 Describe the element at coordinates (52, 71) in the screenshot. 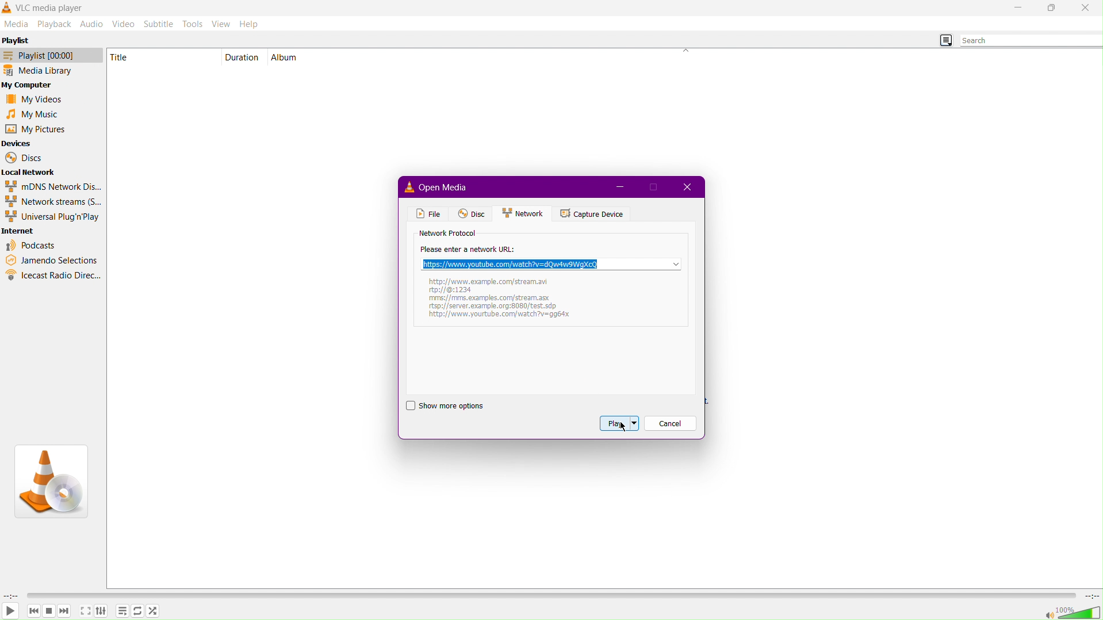

I see `Media Library` at that location.